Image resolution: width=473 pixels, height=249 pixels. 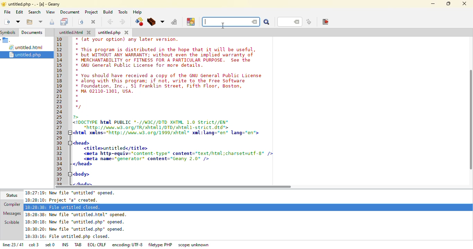 What do you see at coordinates (267, 22) in the screenshot?
I see `search` at bounding box center [267, 22].